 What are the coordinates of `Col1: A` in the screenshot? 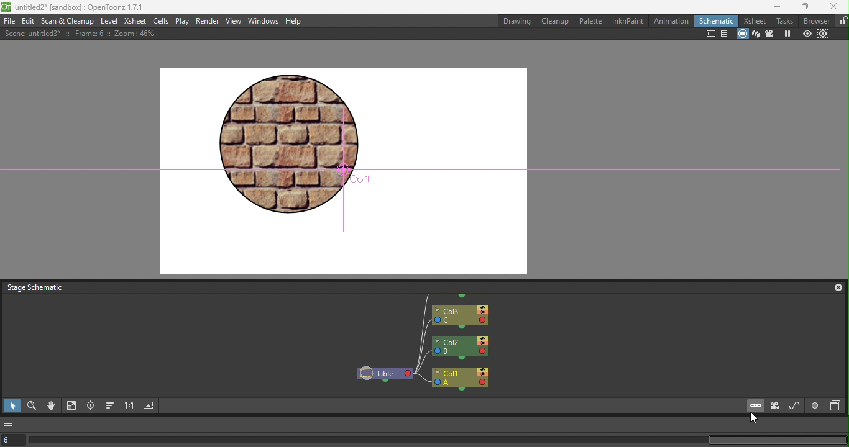 It's located at (461, 379).